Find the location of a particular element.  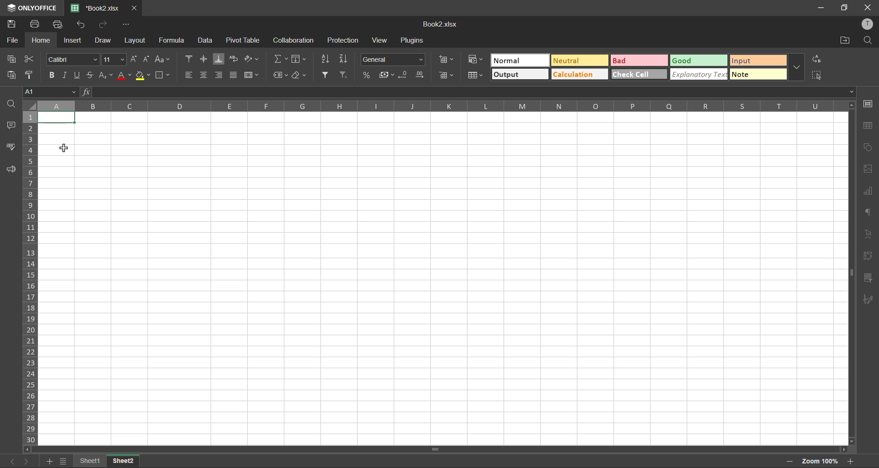

fields is located at coordinates (298, 60).